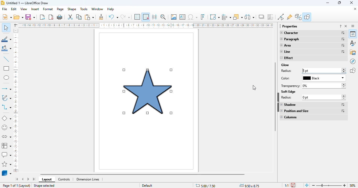 The height and width of the screenshot is (188, 358). Describe the element at coordinates (344, 33) in the screenshot. I see `more options` at that location.